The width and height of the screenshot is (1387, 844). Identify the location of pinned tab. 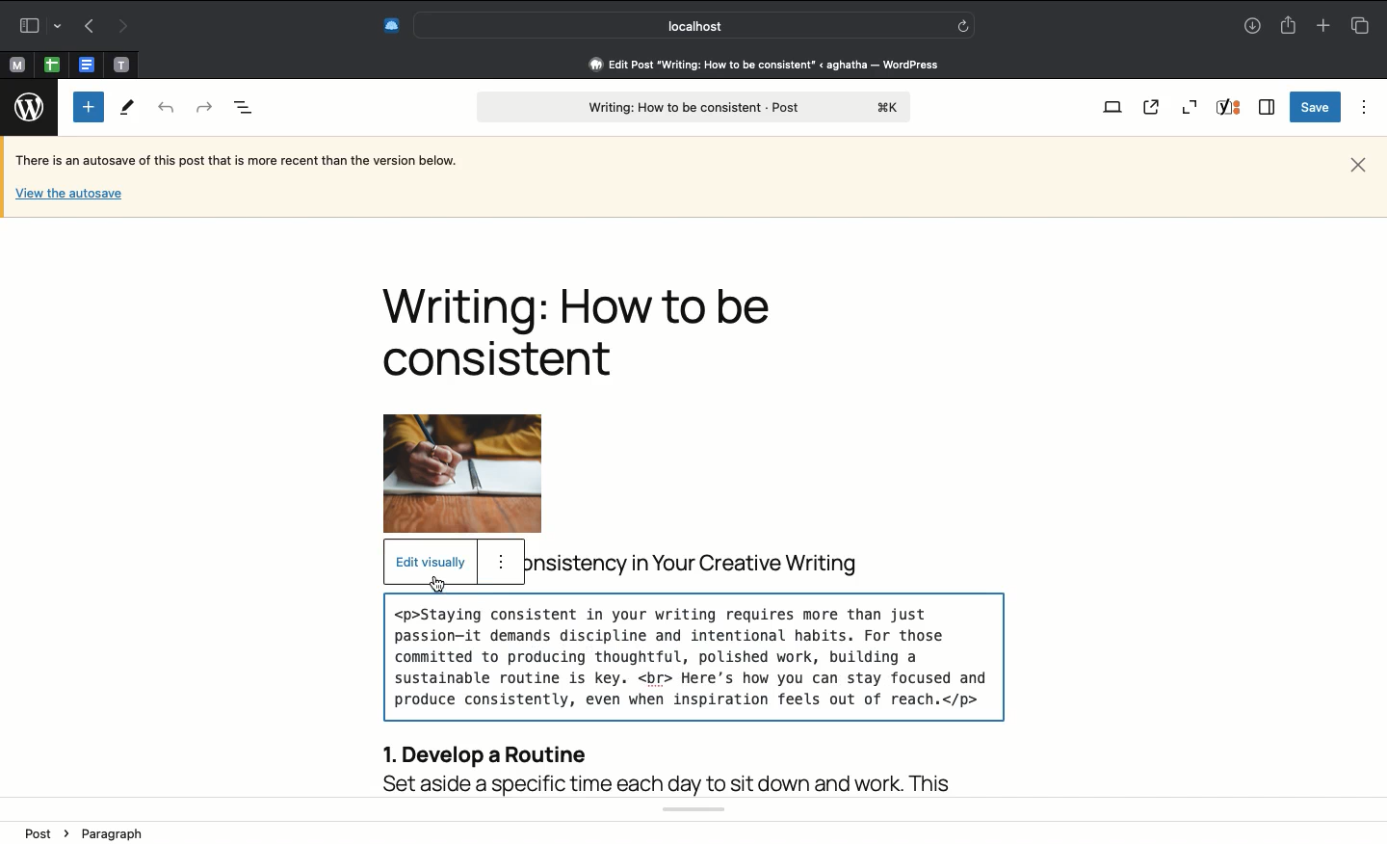
(123, 62).